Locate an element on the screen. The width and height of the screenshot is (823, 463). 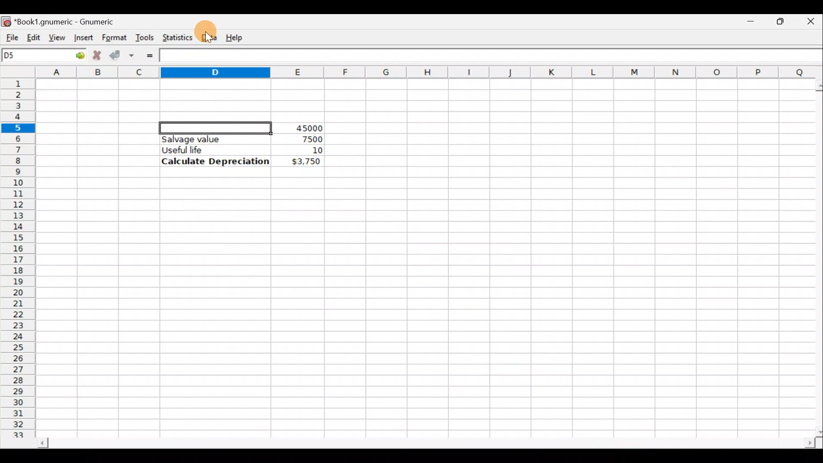
10 is located at coordinates (307, 150).